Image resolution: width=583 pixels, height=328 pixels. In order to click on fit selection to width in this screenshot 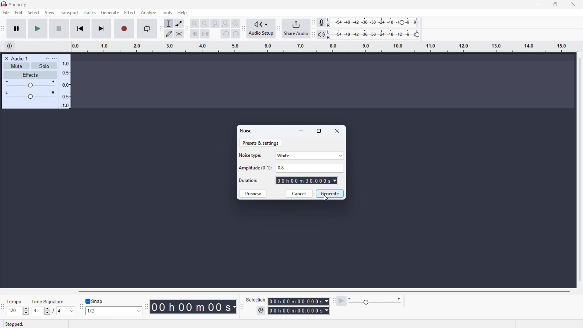, I will do `click(215, 23)`.